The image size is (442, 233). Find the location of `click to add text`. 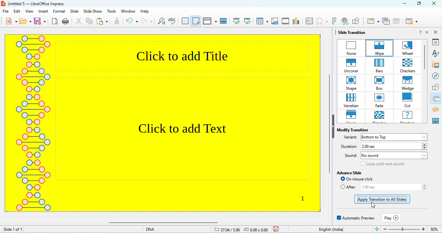

click to add text is located at coordinates (189, 144).